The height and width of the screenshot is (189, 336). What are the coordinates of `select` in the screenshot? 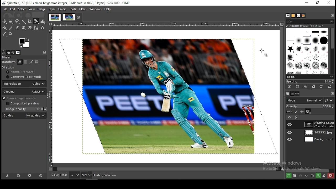 It's located at (22, 9).